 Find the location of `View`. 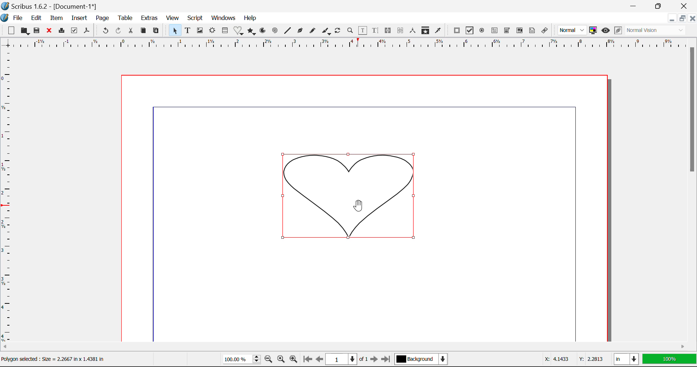

View is located at coordinates (173, 19).